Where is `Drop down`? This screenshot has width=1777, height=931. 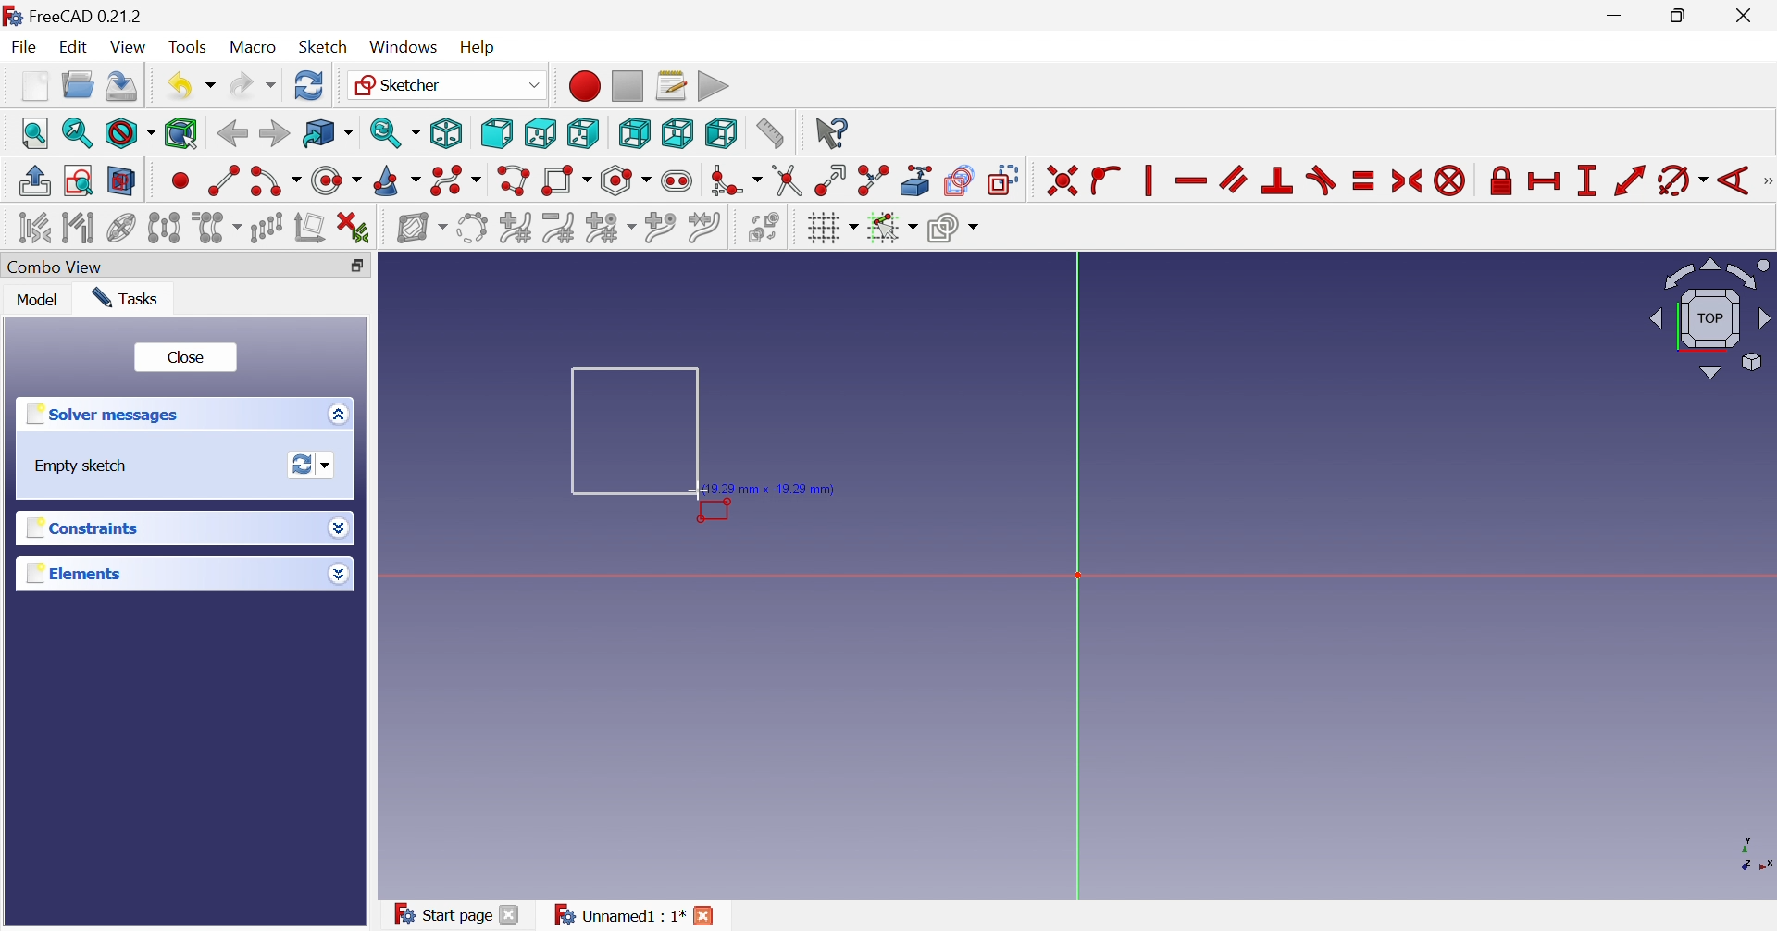 Drop down is located at coordinates (338, 526).